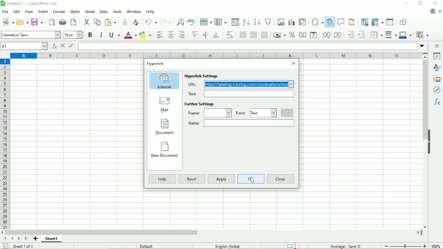  Describe the element at coordinates (246, 22) in the screenshot. I see `Sort ascending` at that location.